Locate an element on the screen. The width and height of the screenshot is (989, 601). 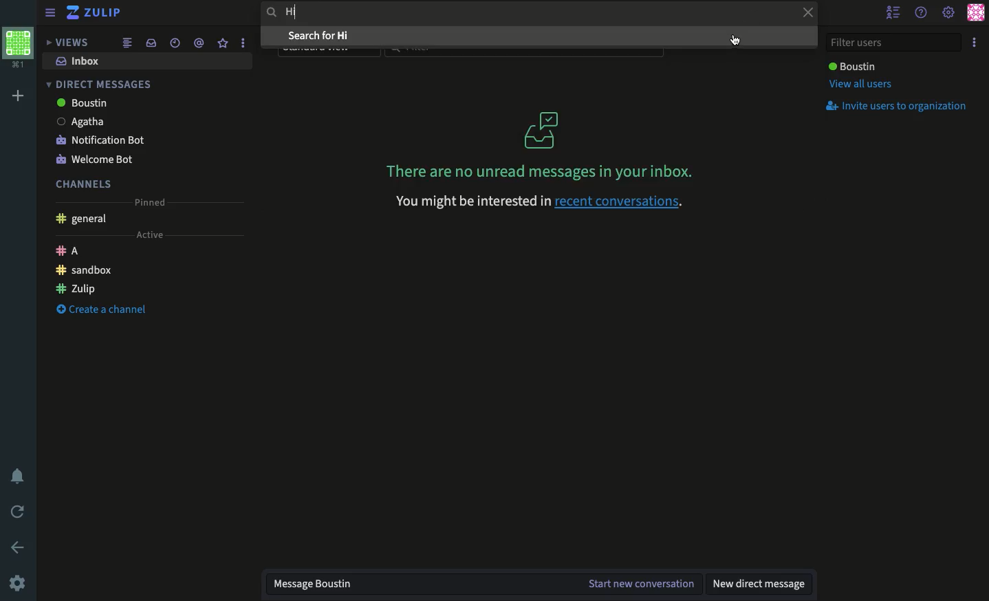
Notification is located at coordinates (21, 476).